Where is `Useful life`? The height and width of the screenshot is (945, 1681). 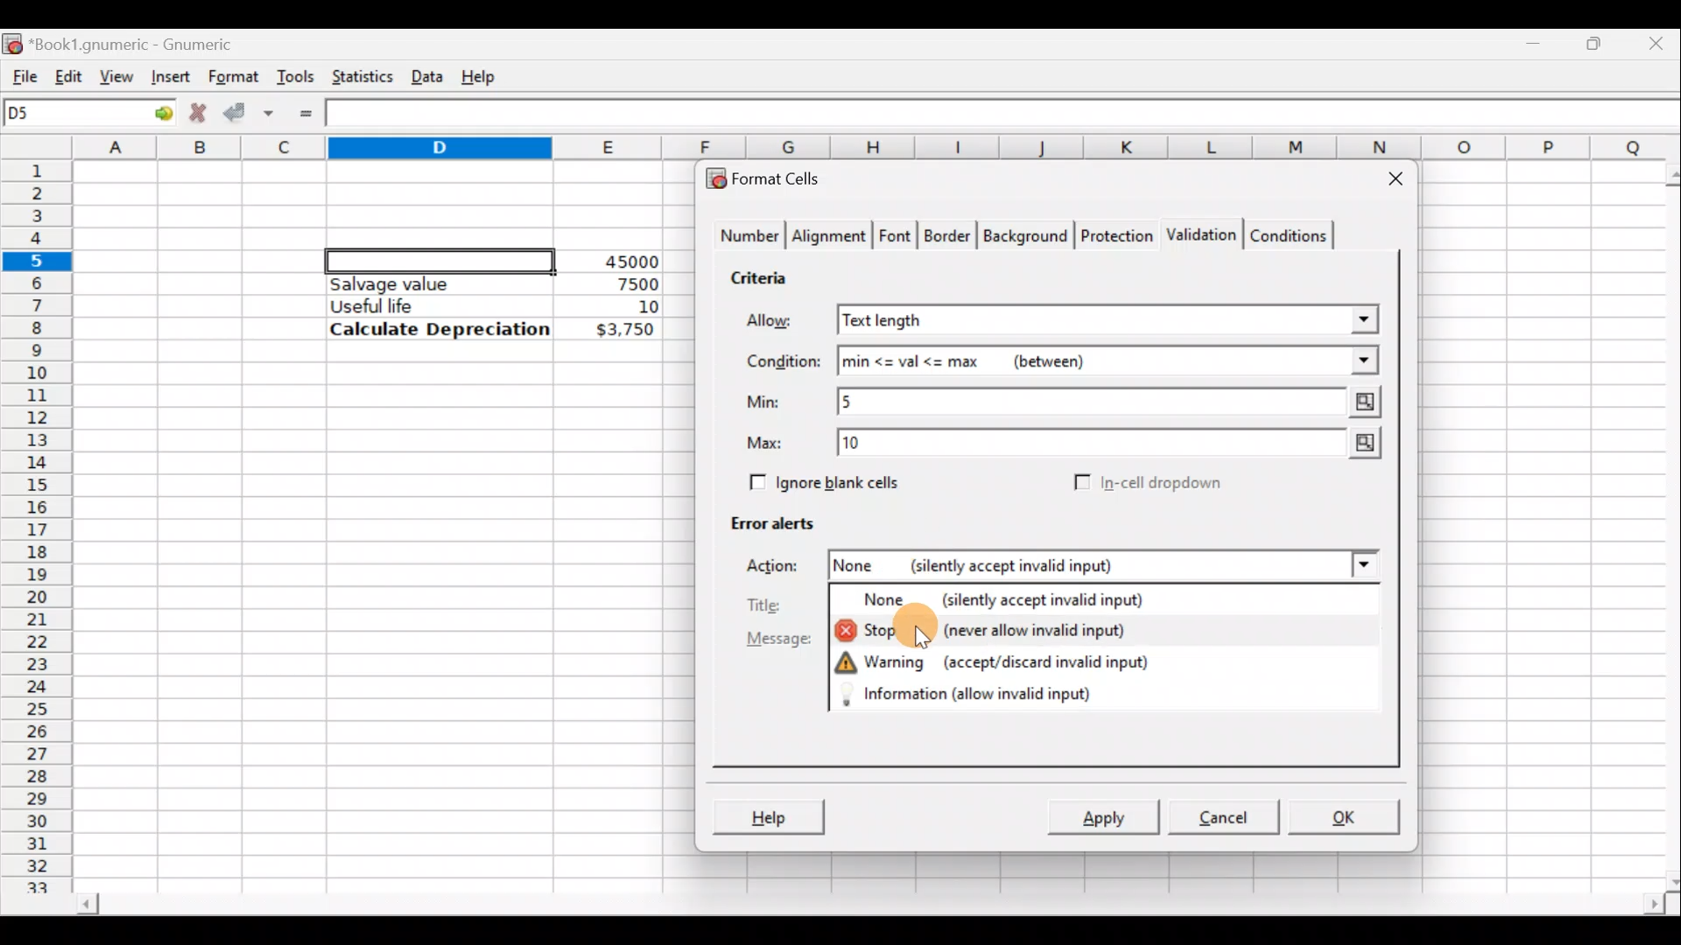 Useful life is located at coordinates (430, 305).